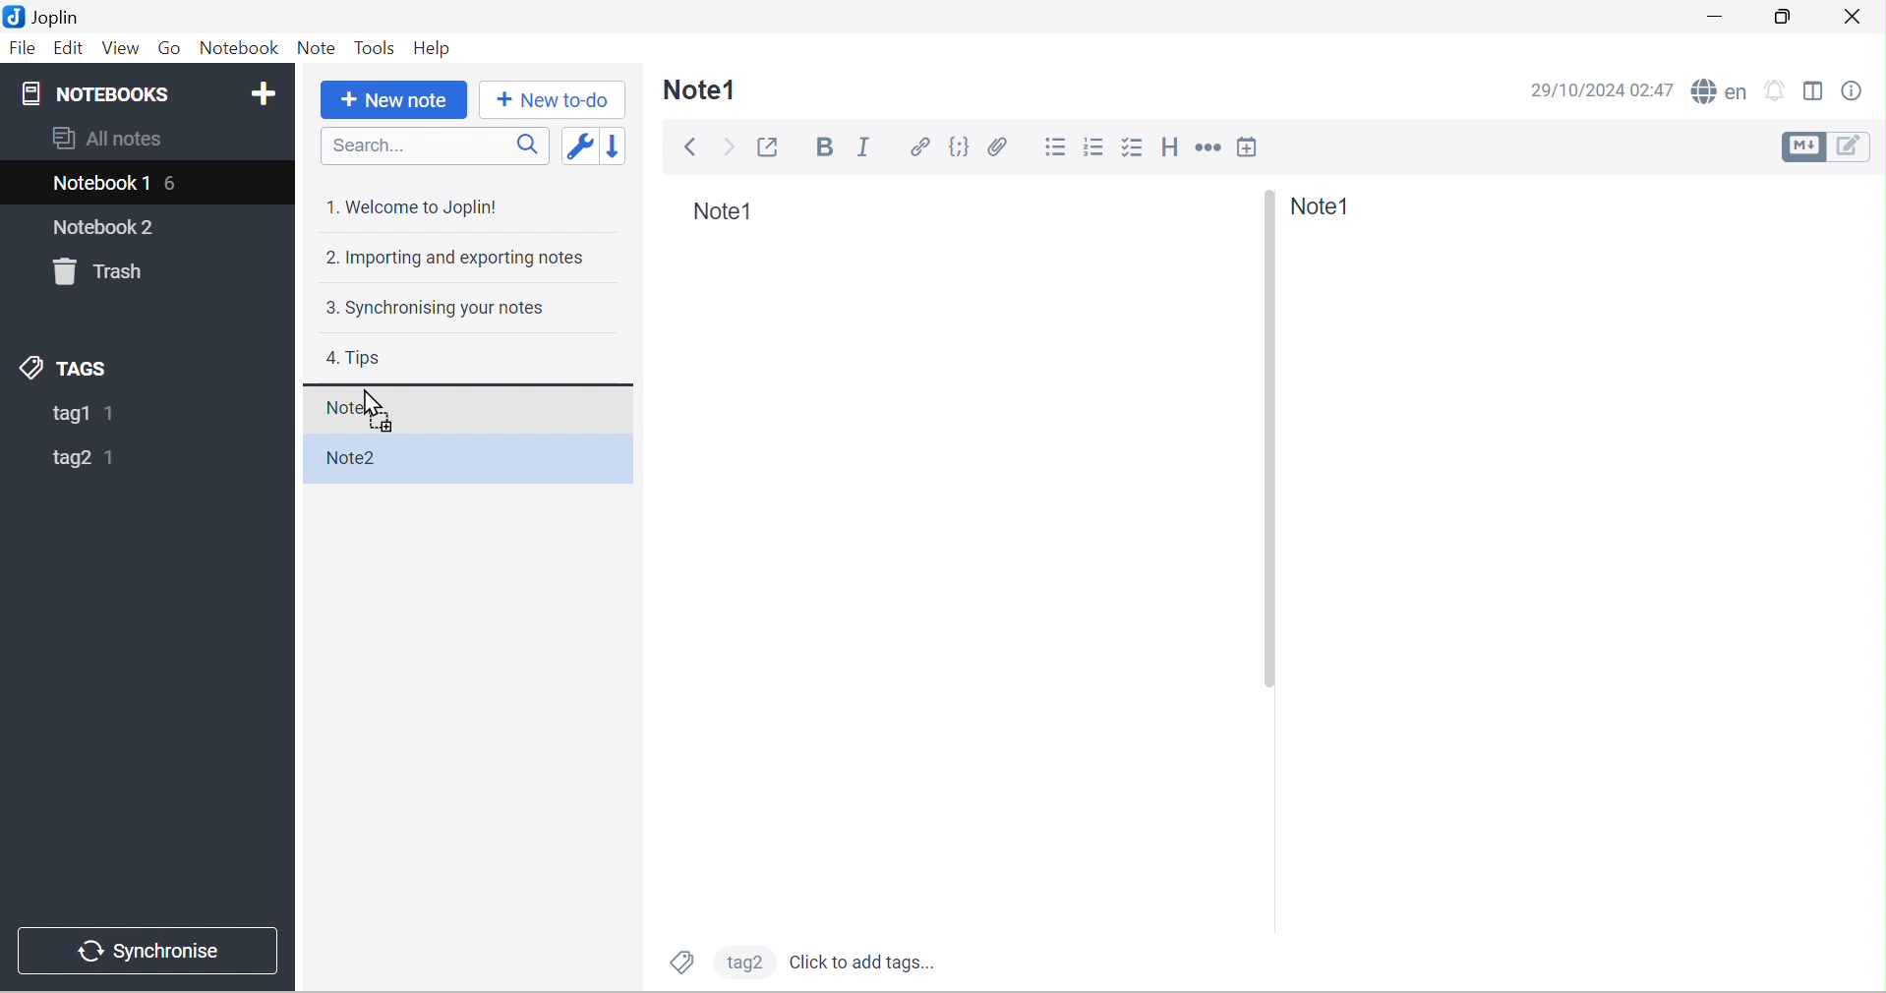 The width and height of the screenshot is (1886, 993). I want to click on Click to add tags..., so click(860, 964).